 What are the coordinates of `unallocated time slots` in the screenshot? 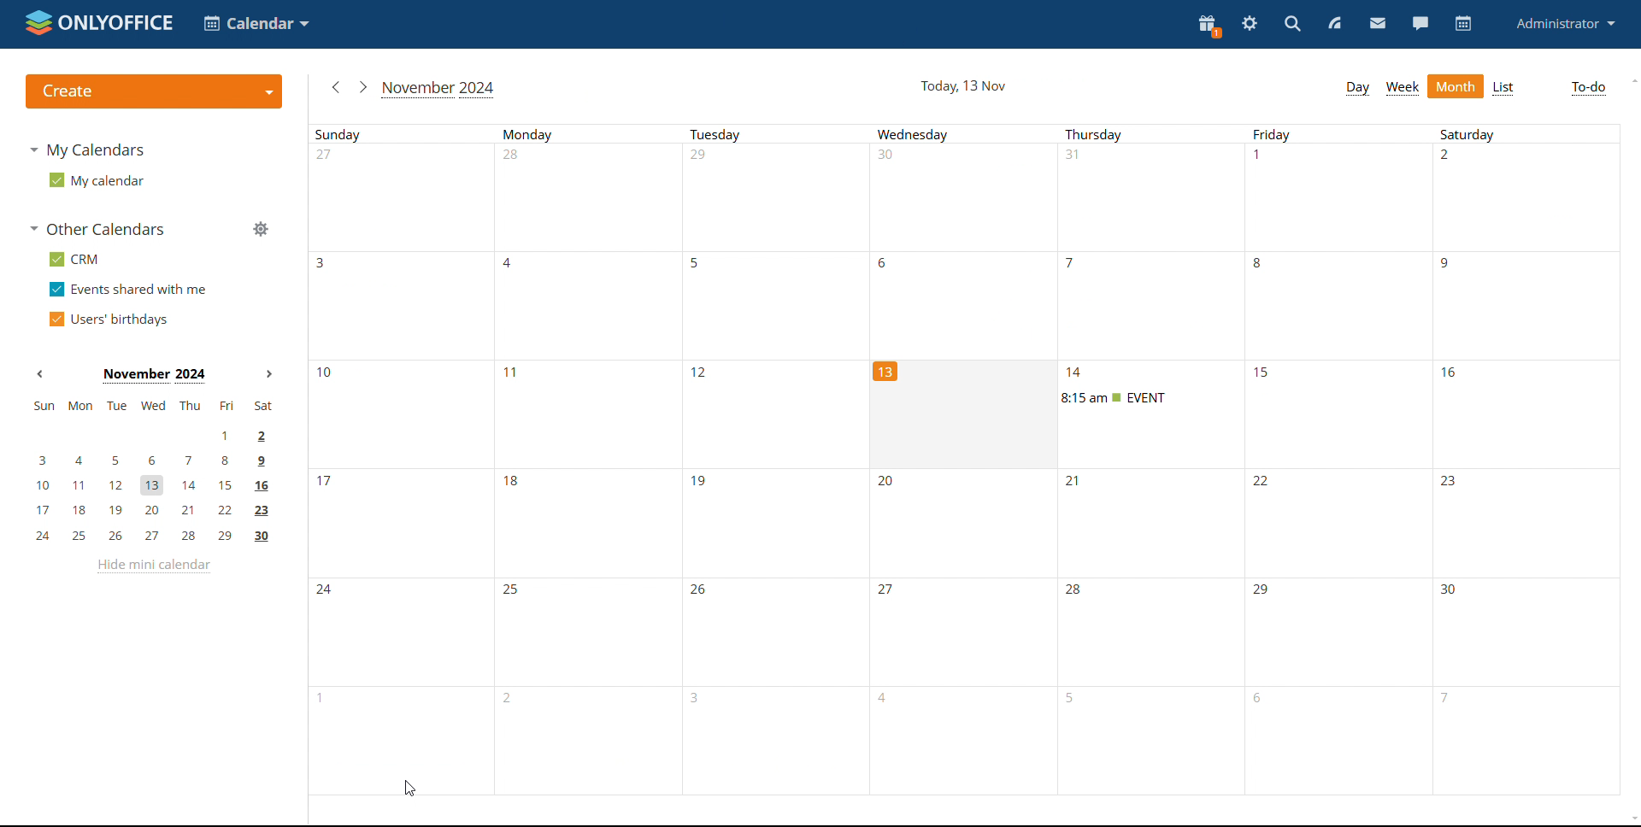 It's located at (591, 415).